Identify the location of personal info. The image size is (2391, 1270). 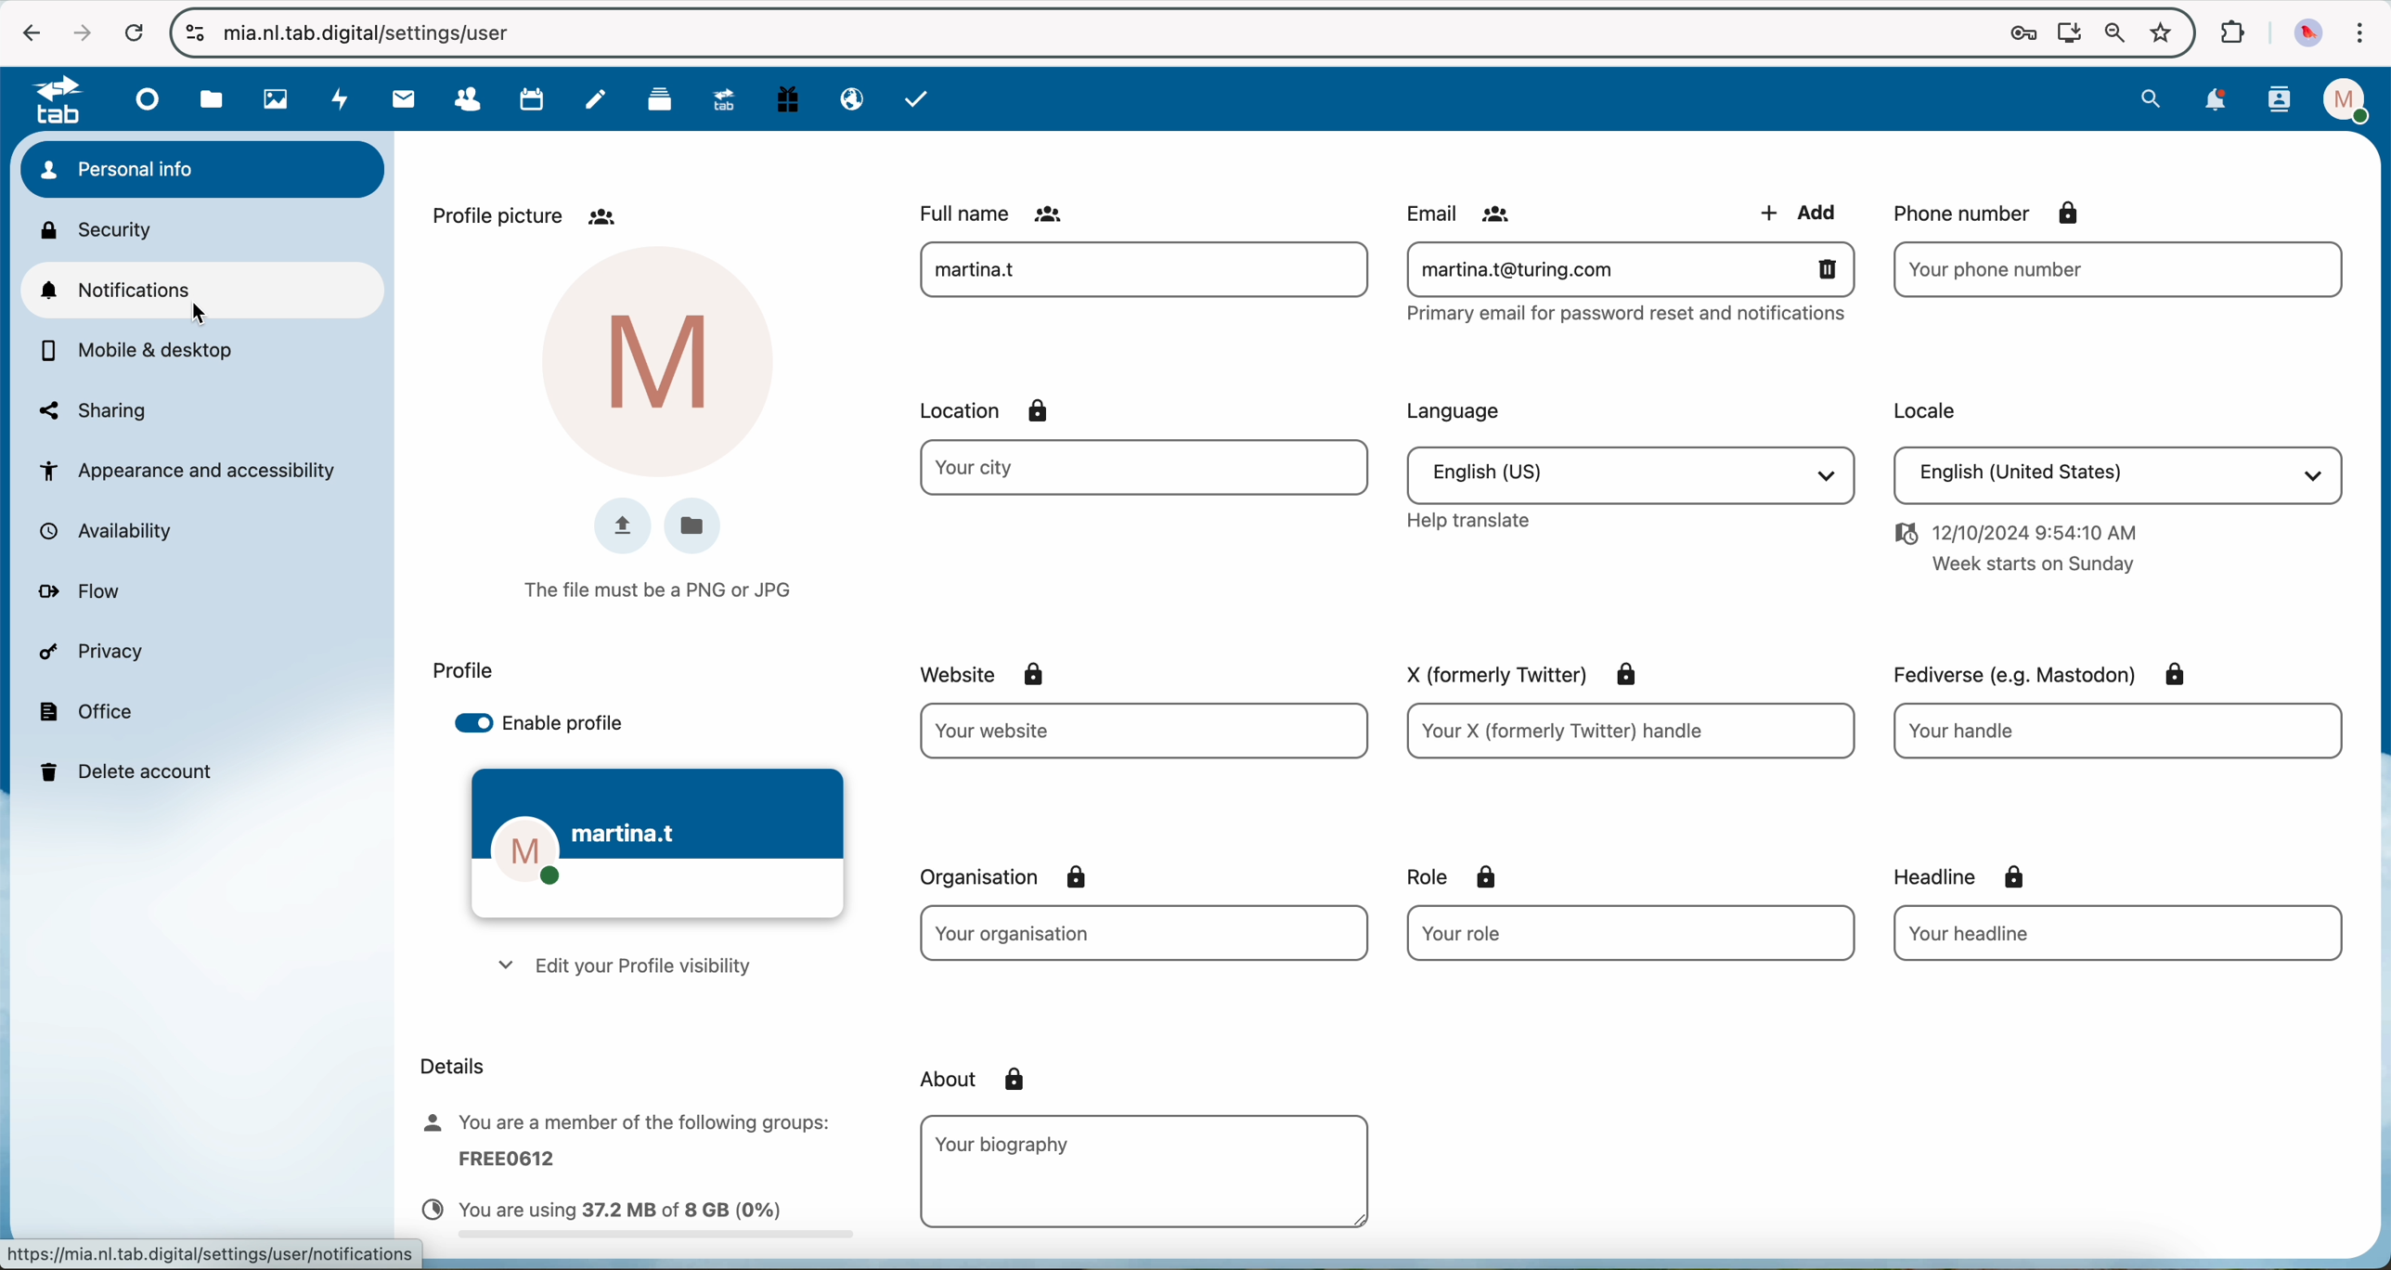
(203, 168).